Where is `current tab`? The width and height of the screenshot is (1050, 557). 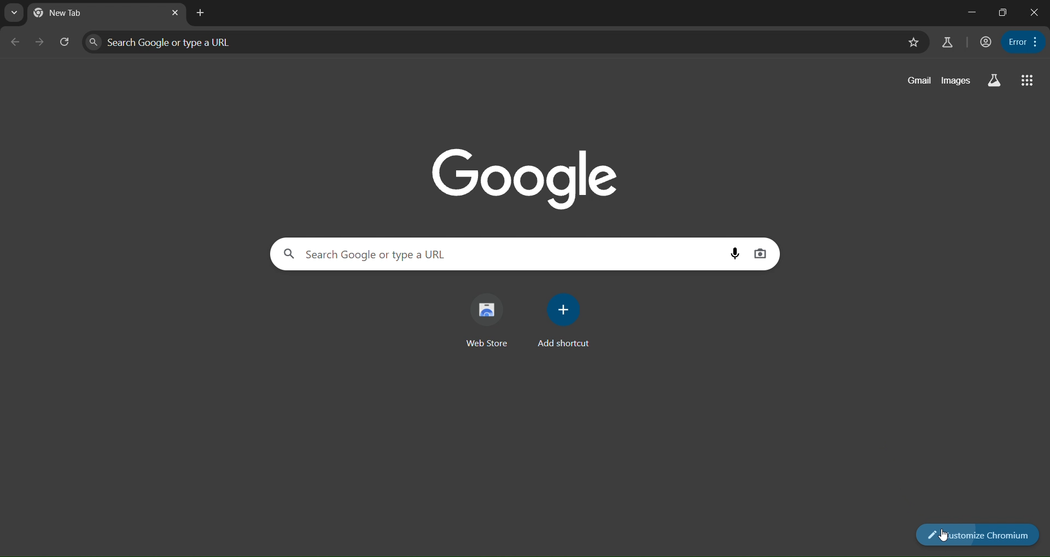 current tab is located at coordinates (60, 13).